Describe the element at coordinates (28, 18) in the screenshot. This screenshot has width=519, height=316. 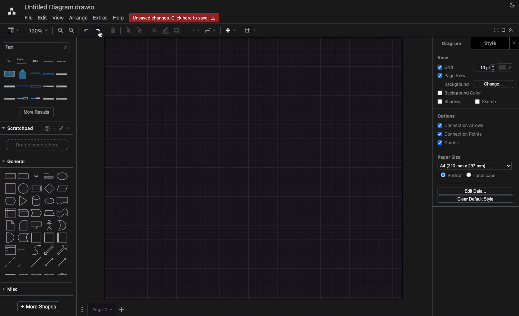
I see `File` at that location.